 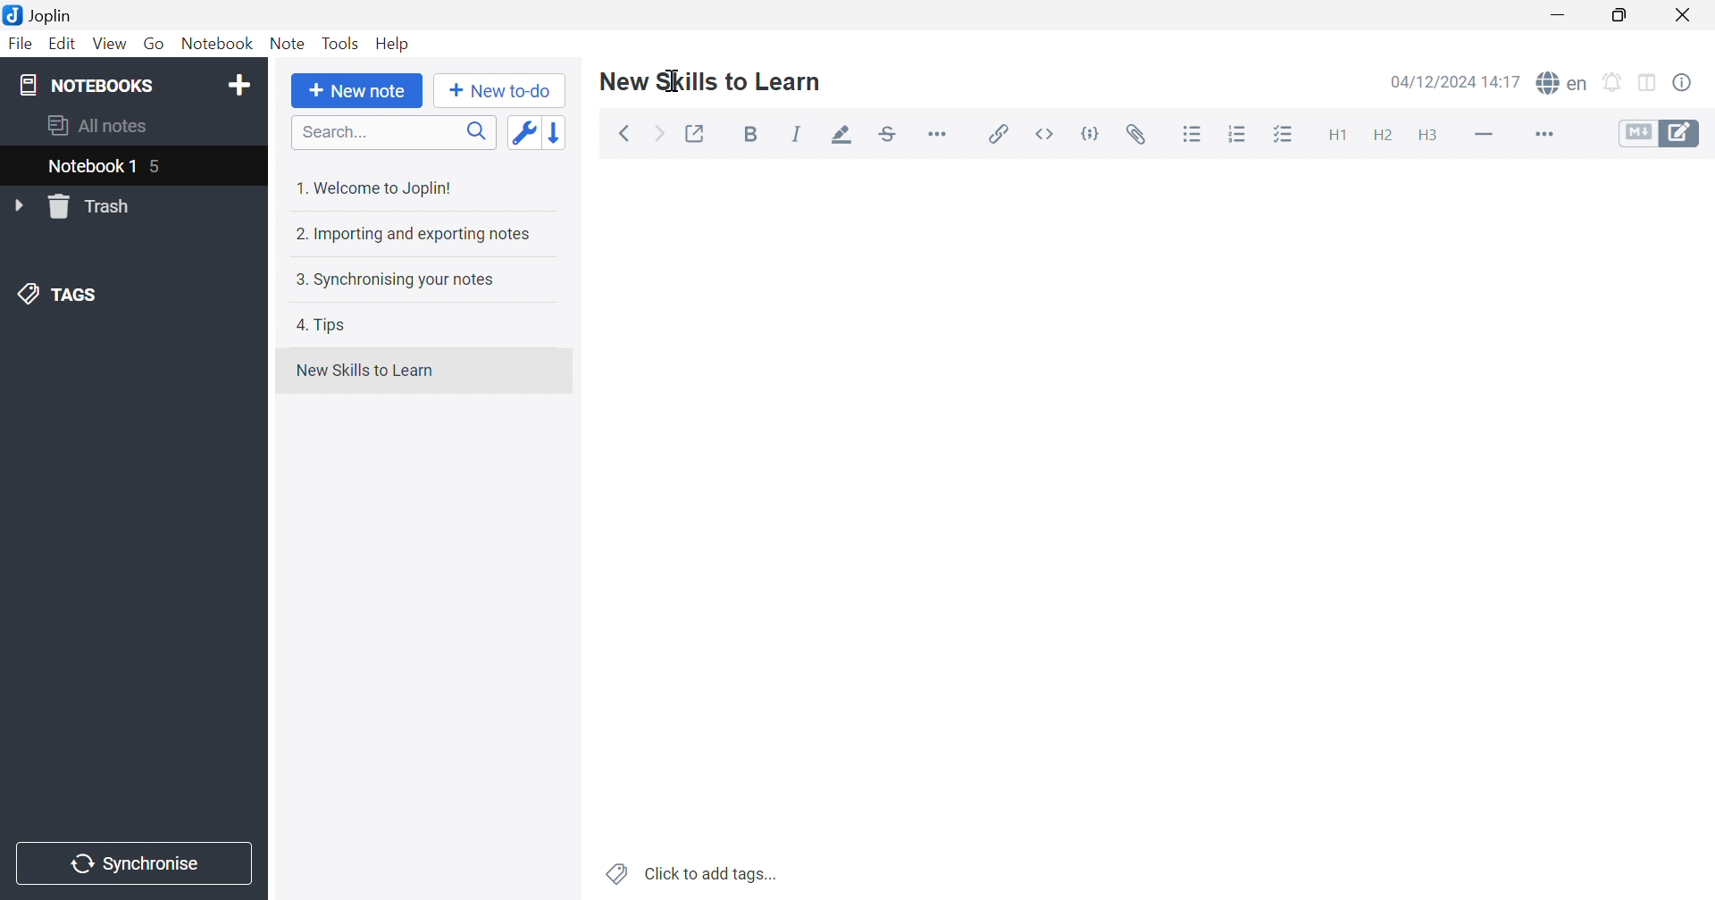 I want to click on Numbered list, so click(x=1239, y=134).